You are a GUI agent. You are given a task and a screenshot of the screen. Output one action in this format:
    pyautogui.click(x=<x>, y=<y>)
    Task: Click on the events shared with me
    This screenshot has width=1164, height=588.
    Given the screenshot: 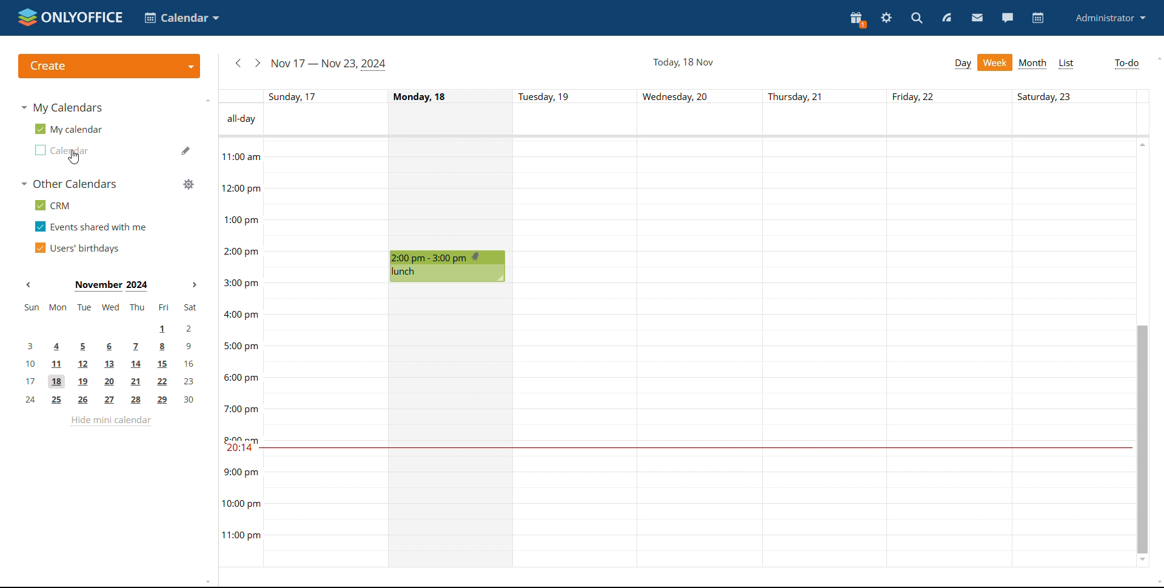 What is the action you would take?
    pyautogui.click(x=90, y=227)
    